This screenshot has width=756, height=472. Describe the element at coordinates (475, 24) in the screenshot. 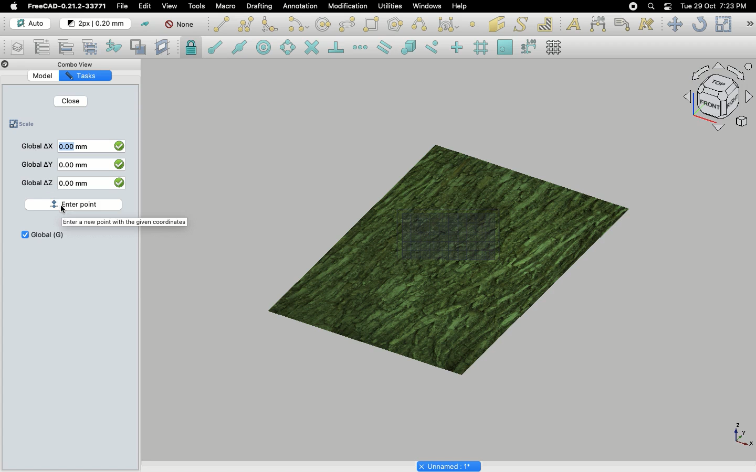

I see `Point` at that location.